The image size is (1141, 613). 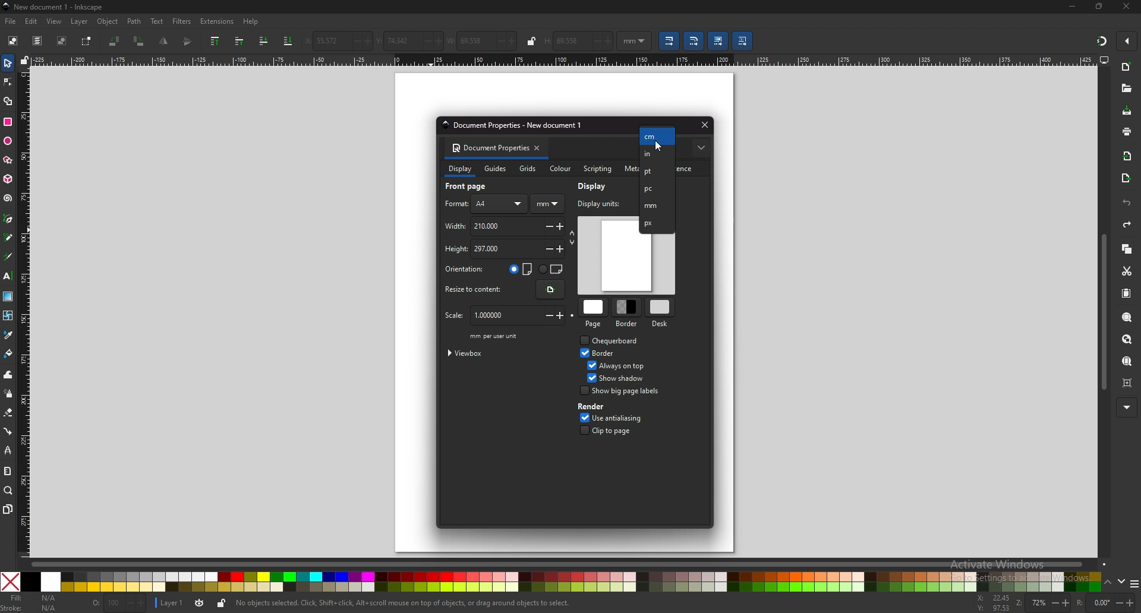 I want to click on Close, so click(x=10, y=581).